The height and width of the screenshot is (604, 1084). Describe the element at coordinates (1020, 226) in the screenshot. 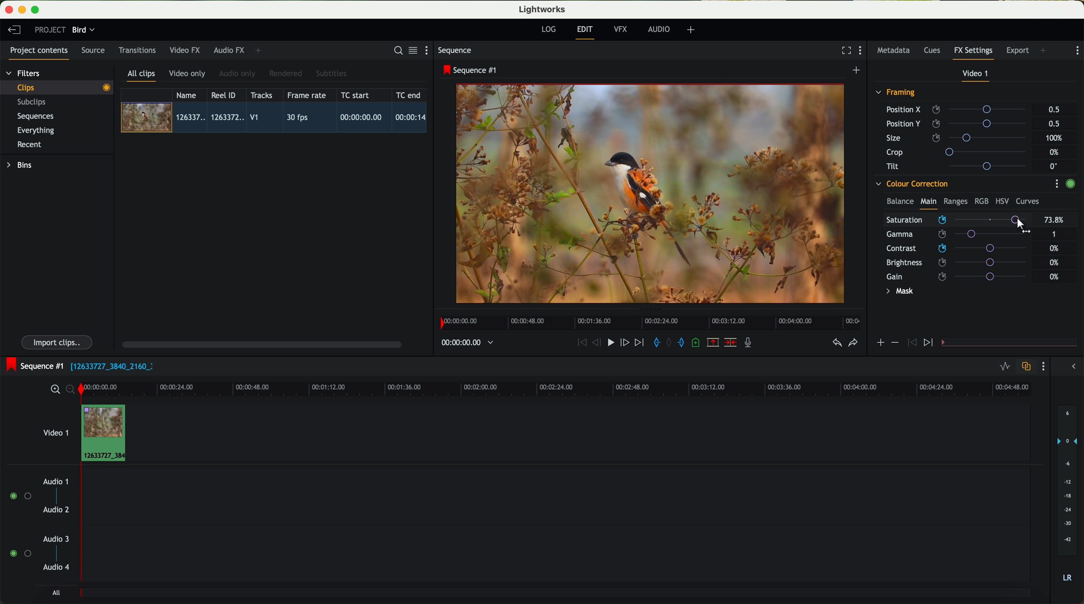

I see `Mouse Cursor` at that location.